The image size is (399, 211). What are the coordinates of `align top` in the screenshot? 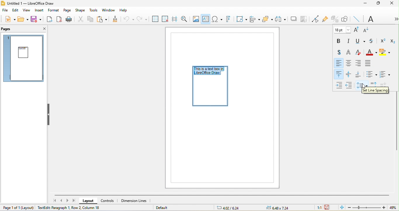 It's located at (339, 74).